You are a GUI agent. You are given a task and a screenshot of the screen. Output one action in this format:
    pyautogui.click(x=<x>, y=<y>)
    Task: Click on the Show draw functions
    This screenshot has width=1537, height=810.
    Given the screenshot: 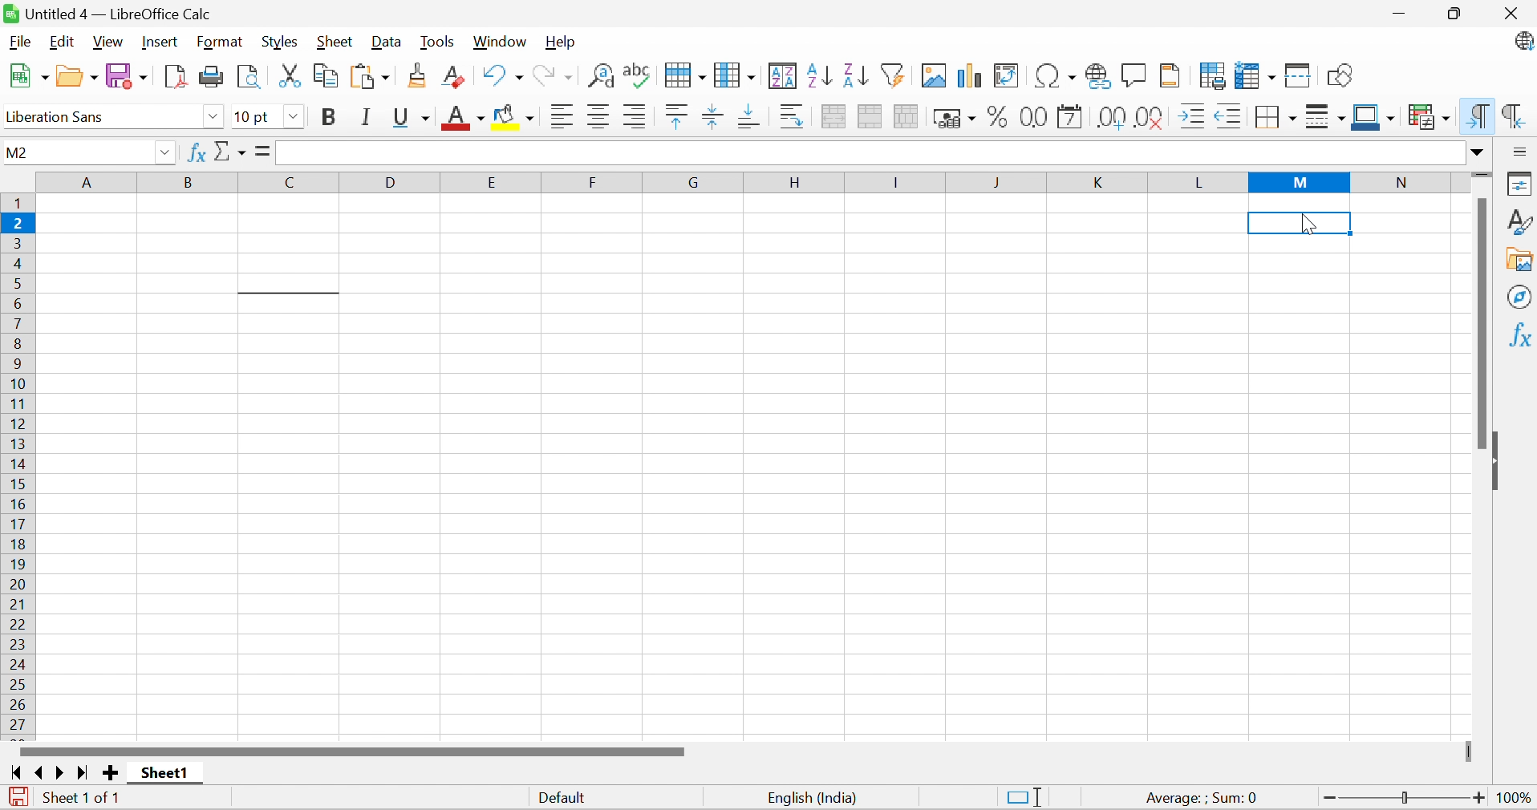 What is the action you would take?
    pyautogui.click(x=1342, y=75)
    